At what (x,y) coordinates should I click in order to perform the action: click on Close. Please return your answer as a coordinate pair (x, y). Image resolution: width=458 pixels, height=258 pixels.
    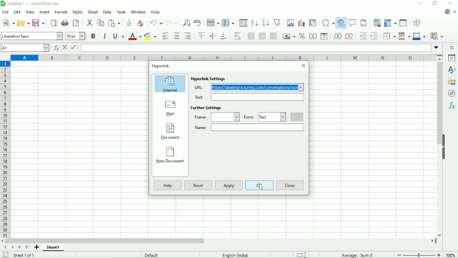
    Looking at the image, I should click on (451, 3).